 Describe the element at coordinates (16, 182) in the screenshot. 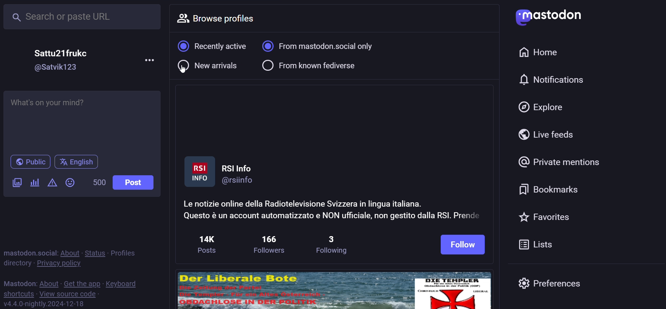

I see `image/video` at that location.